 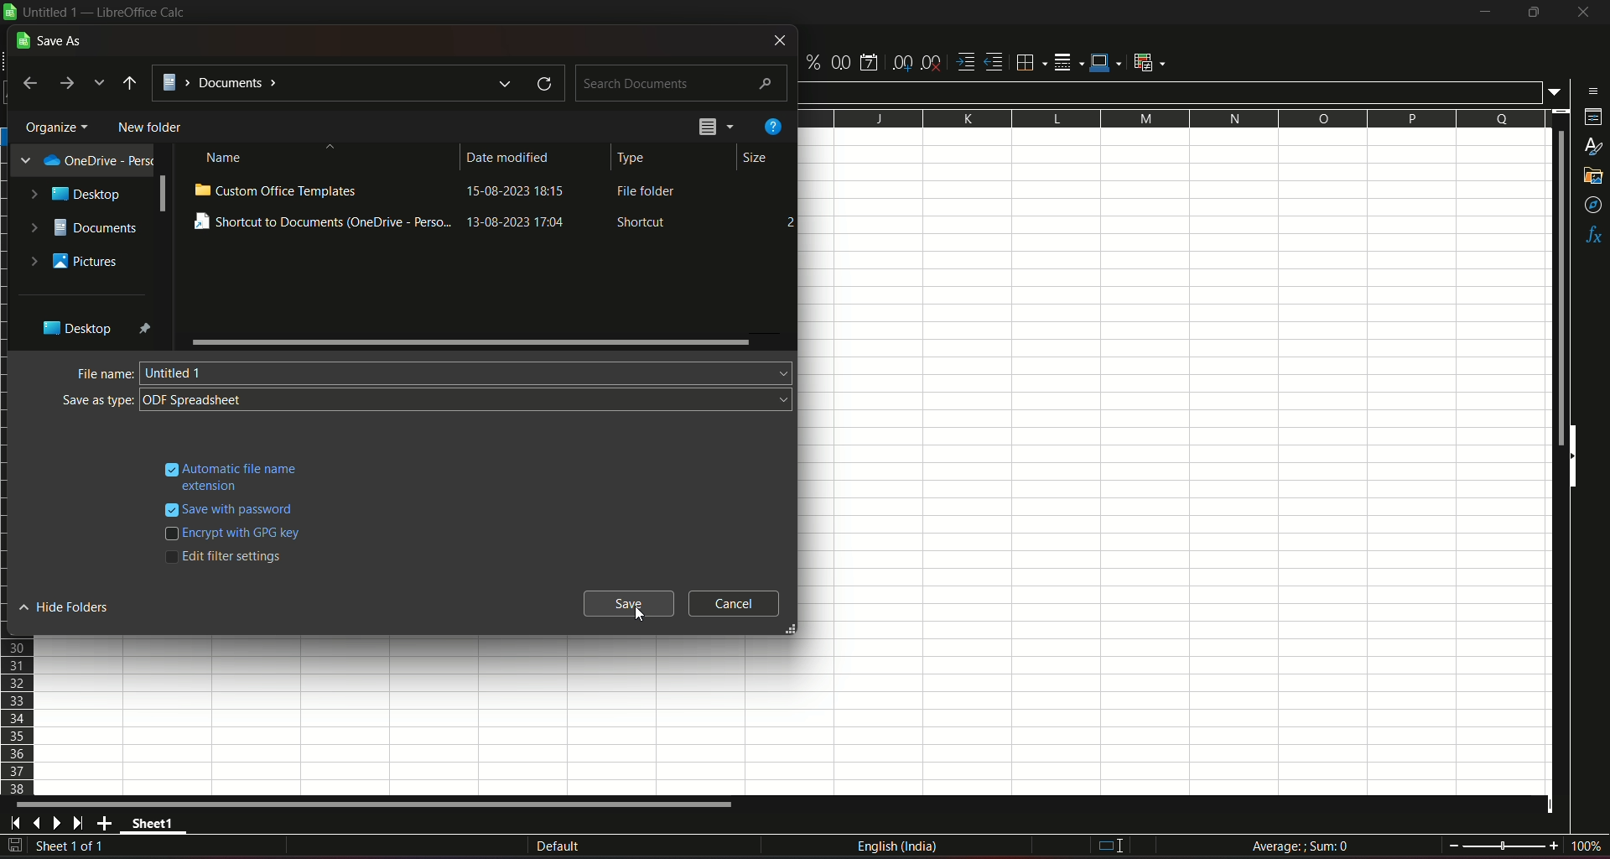 I want to click on standard selection, so click(x=1108, y=846).